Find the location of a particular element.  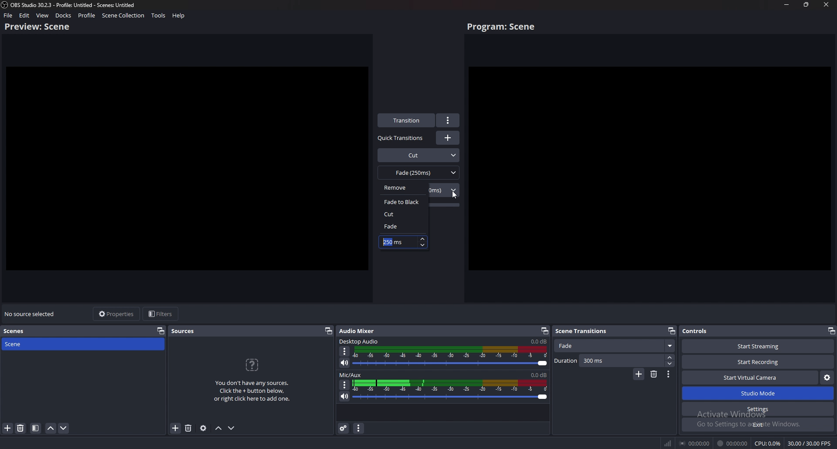

decrease fade timer is located at coordinates (422, 245).